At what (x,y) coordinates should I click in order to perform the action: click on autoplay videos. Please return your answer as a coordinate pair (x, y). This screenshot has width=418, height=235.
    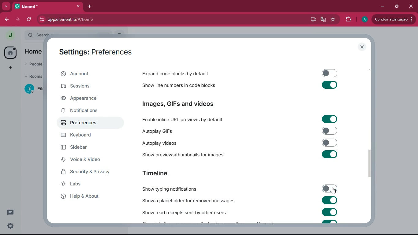
    Looking at the image, I should click on (169, 143).